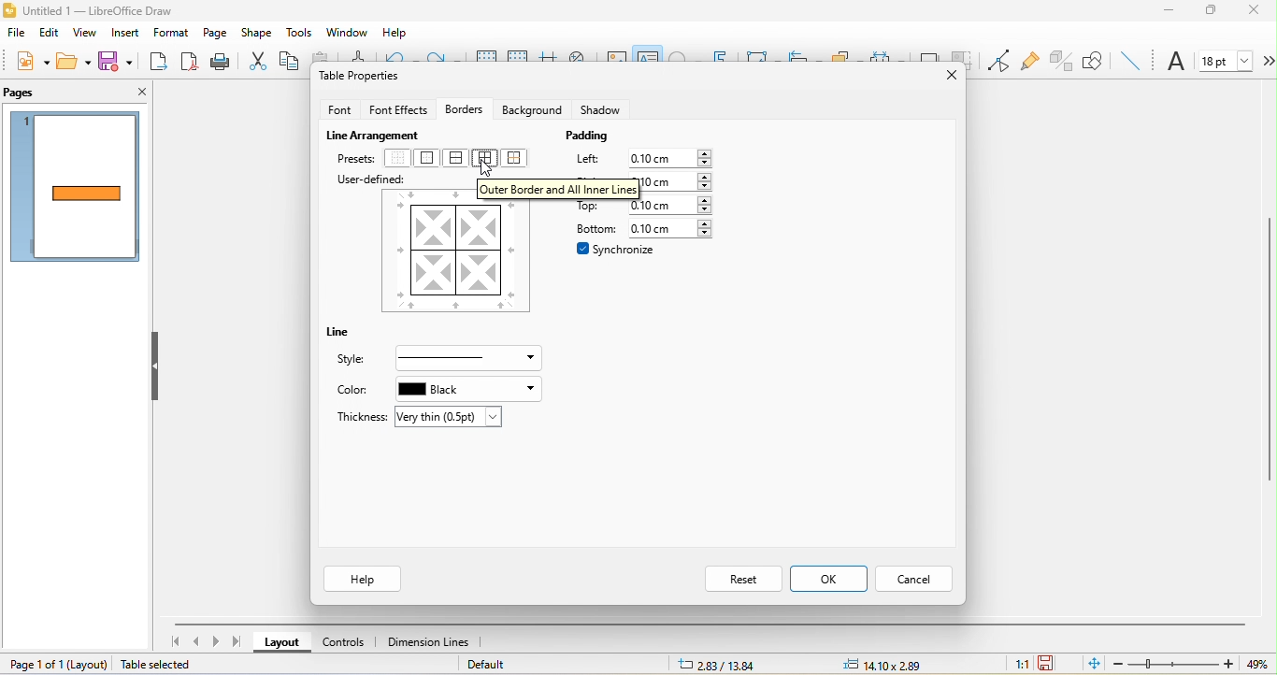 The width and height of the screenshot is (1277, 675). I want to click on cancel, so click(916, 579).